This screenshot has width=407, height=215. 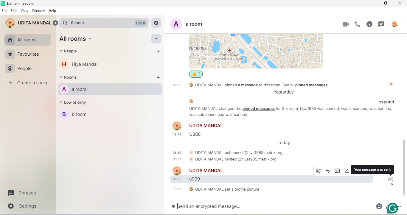 What do you see at coordinates (329, 171) in the screenshot?
I see `Message forward` at bounding box center [329, 171].